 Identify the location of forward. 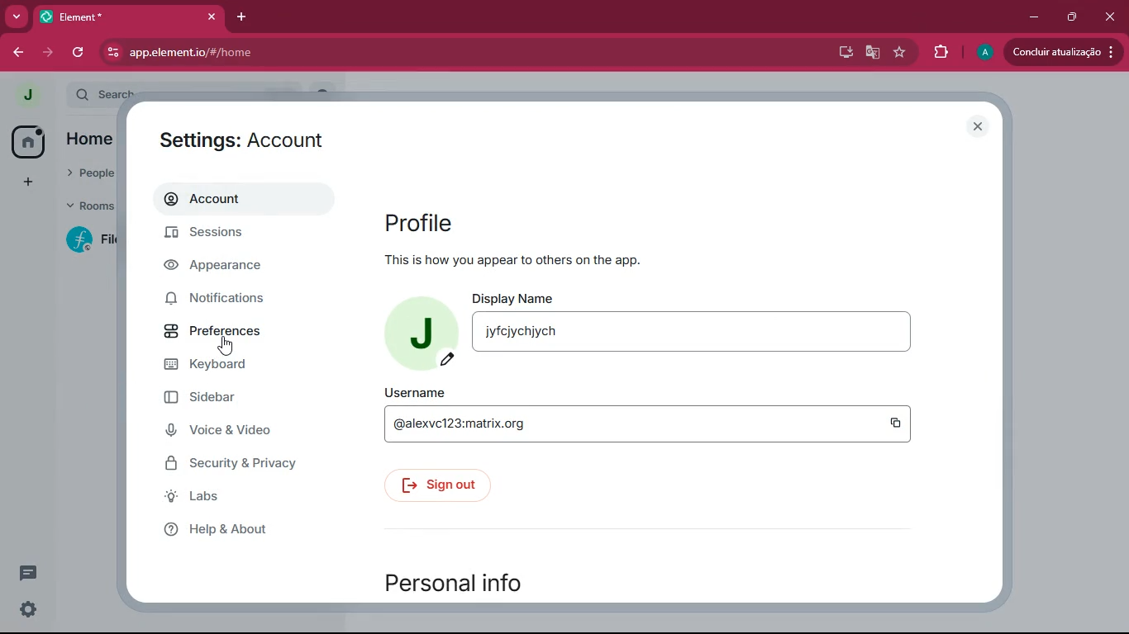
(51, 52).